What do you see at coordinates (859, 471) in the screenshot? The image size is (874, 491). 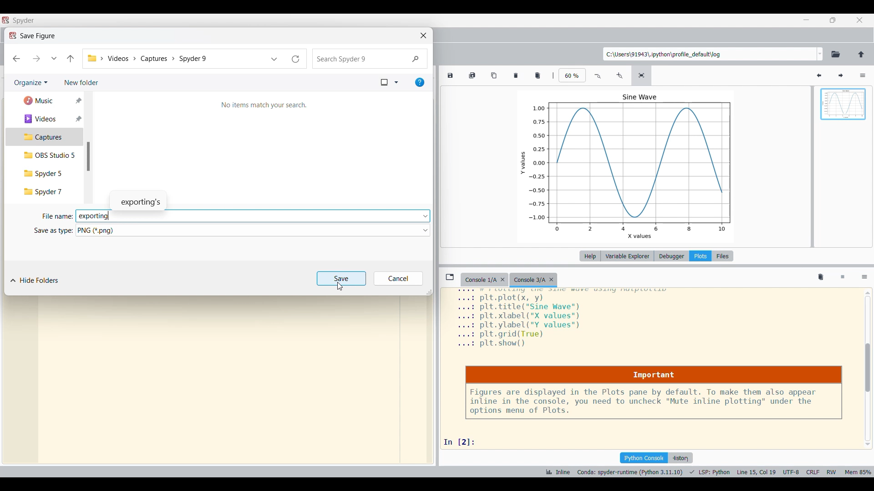 I see `memory` at bounding box center [859, 471].